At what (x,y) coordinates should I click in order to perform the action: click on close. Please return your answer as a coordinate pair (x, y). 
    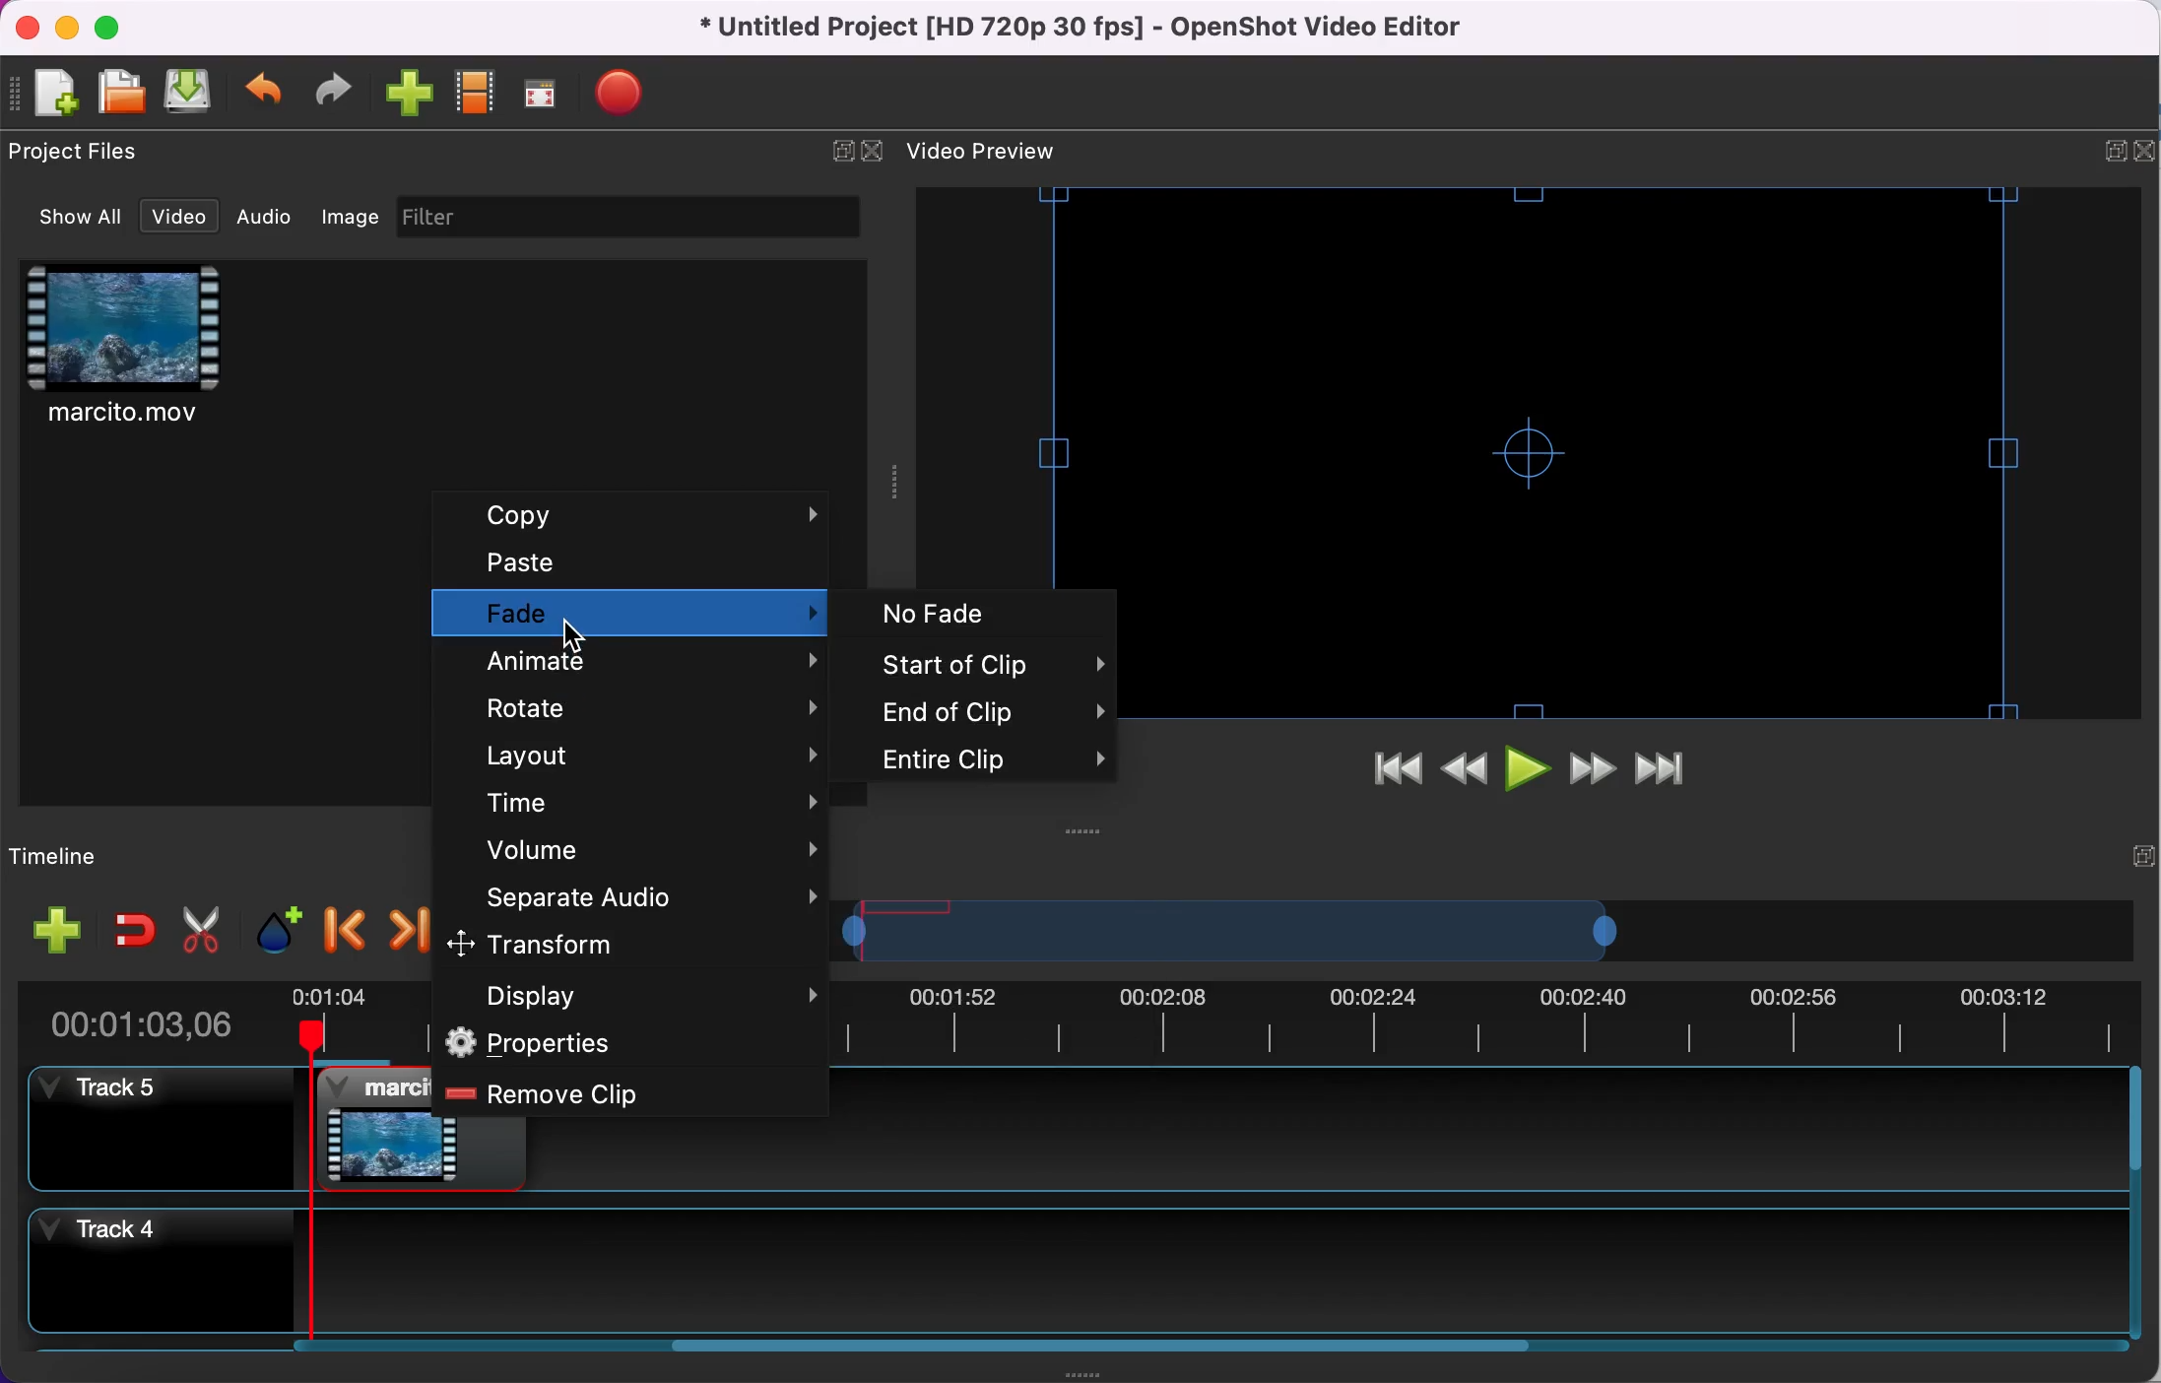
    Looking at the image, I should click on (877, 153).